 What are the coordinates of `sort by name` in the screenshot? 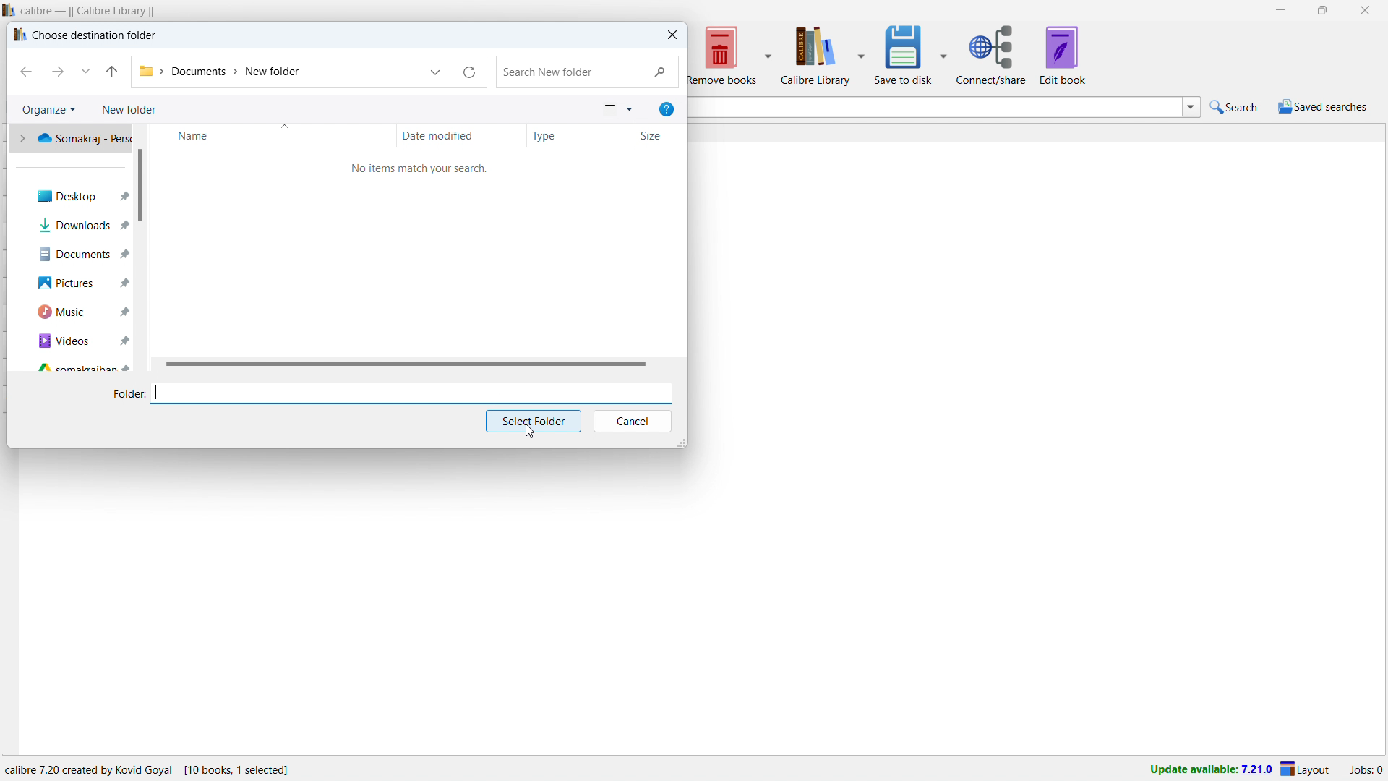 It's located at (270, 135).